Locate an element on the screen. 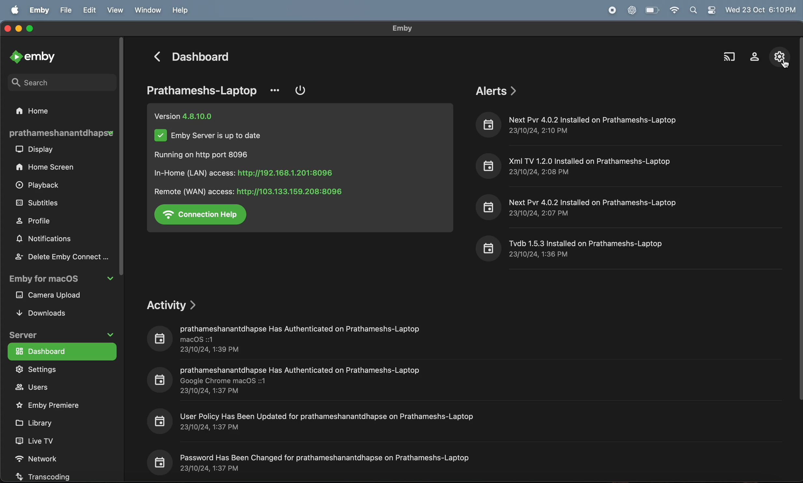 This screenshot has height=483, width=803. prathamesh laptop is located at coordinates (62, 134).